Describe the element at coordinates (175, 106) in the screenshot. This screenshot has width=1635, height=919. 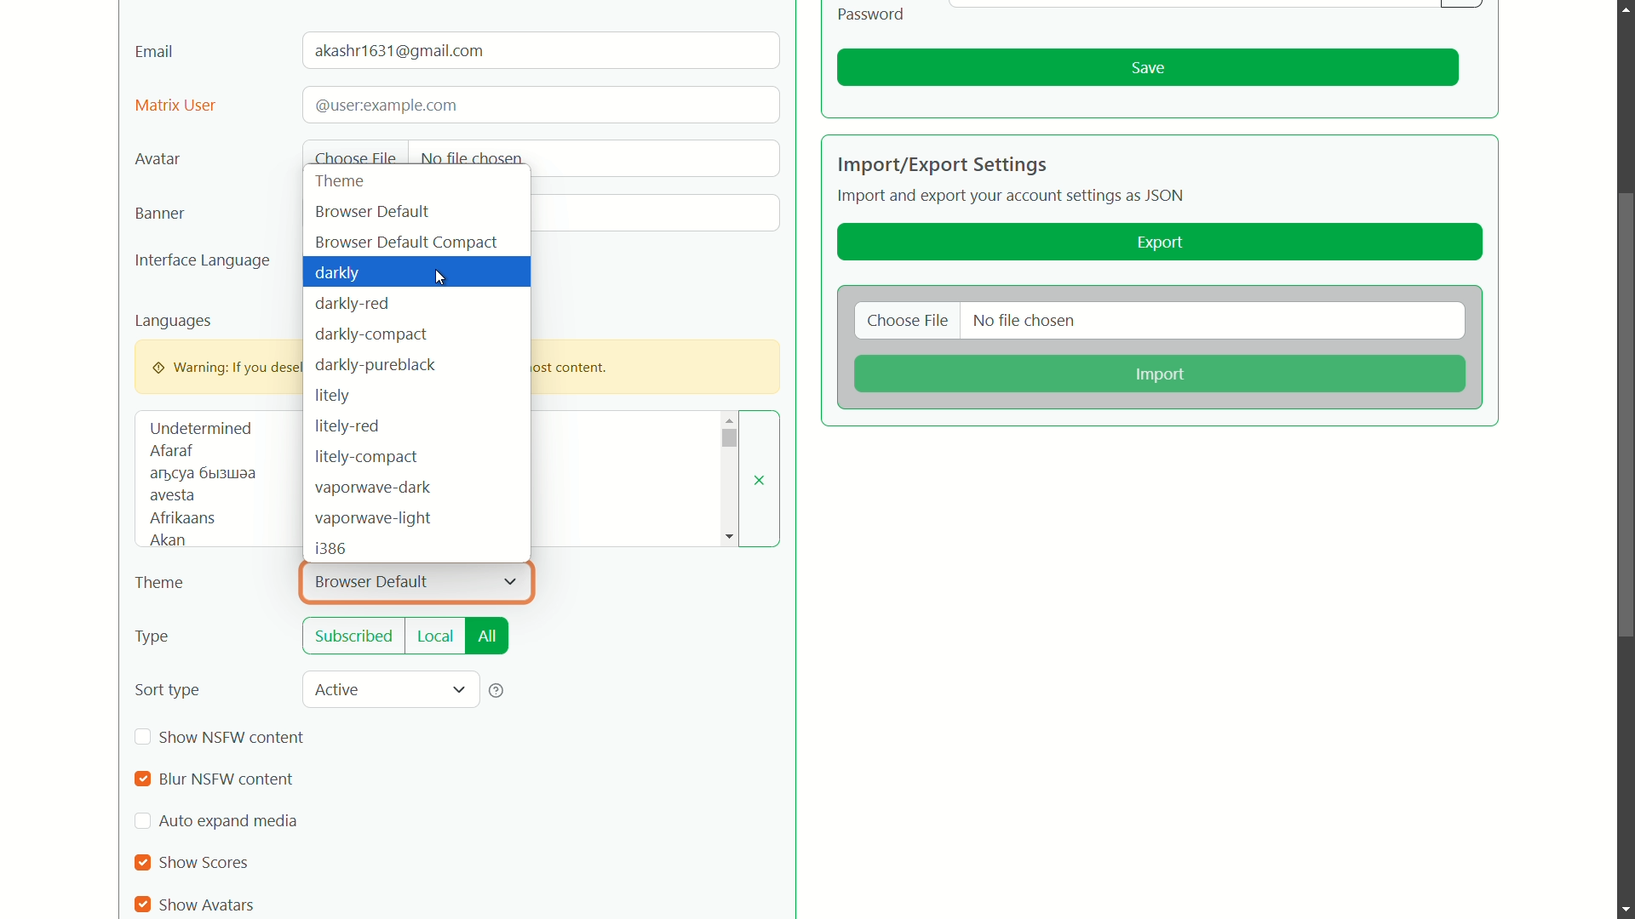
I see `matrix user` at that location.